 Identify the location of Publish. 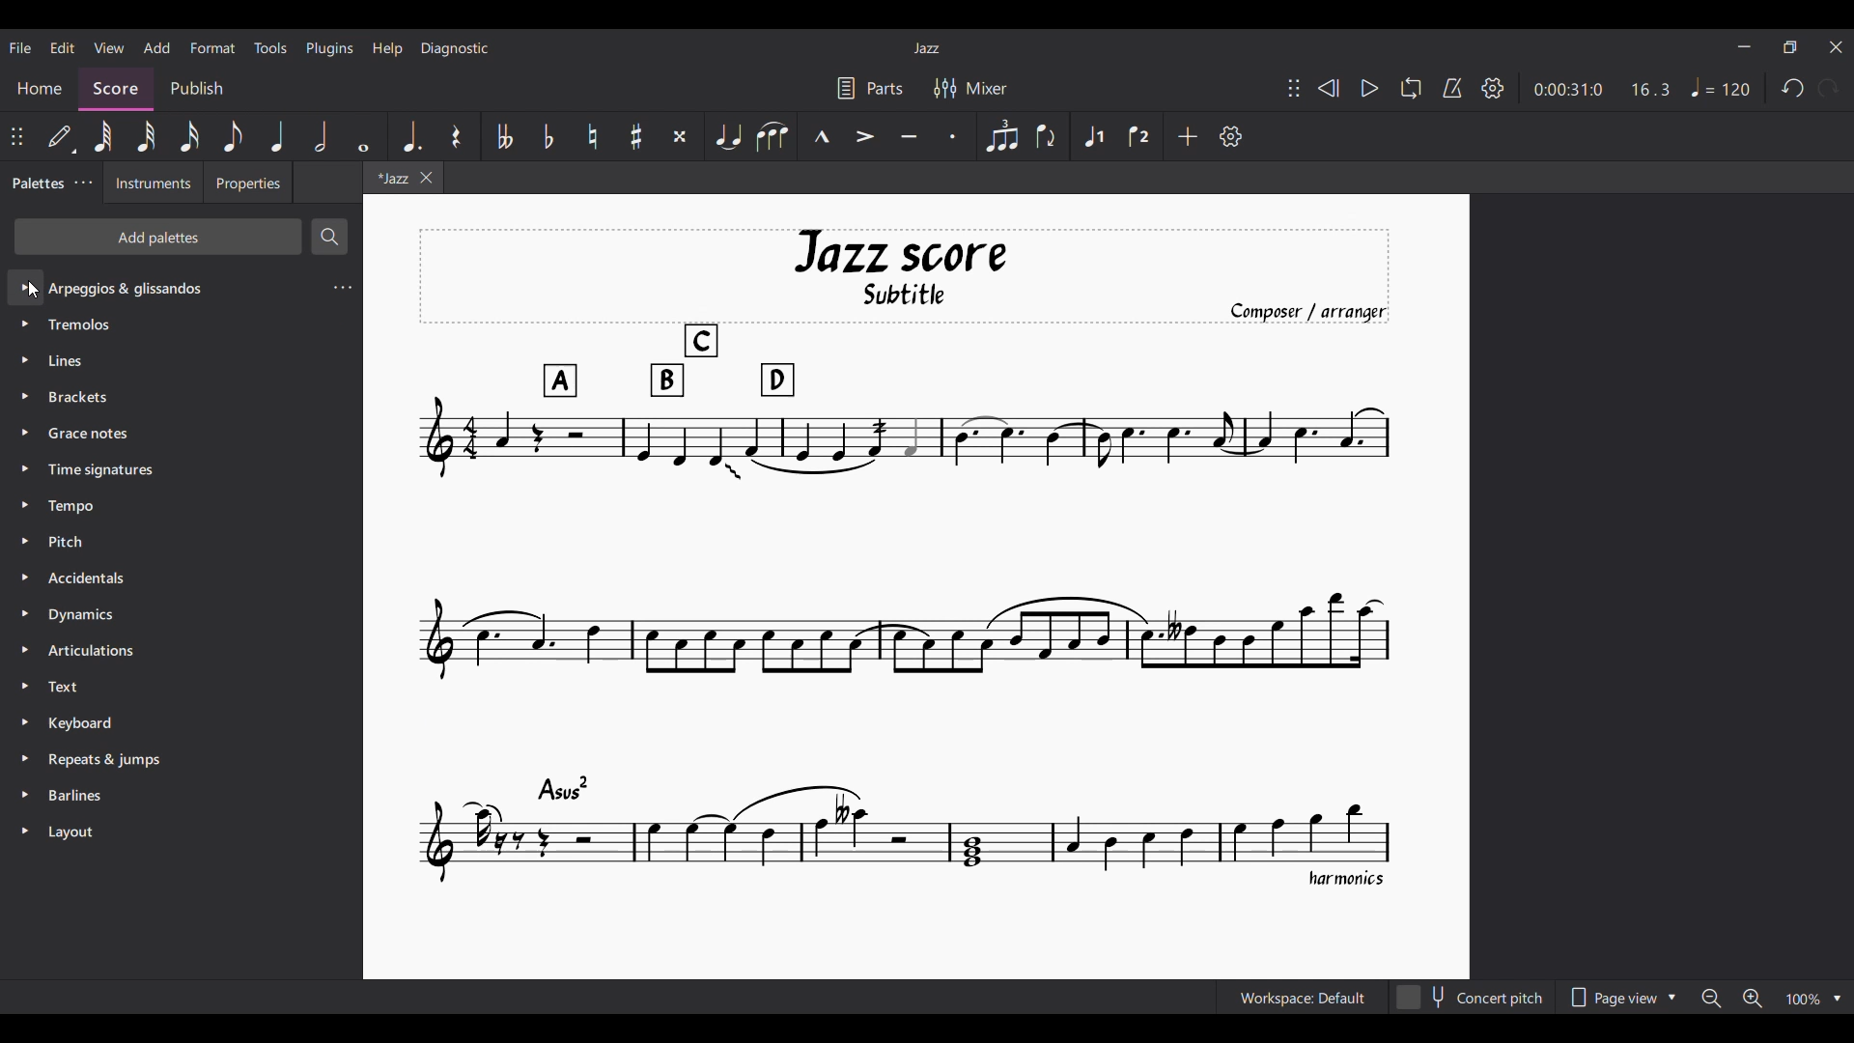
(196, 90).